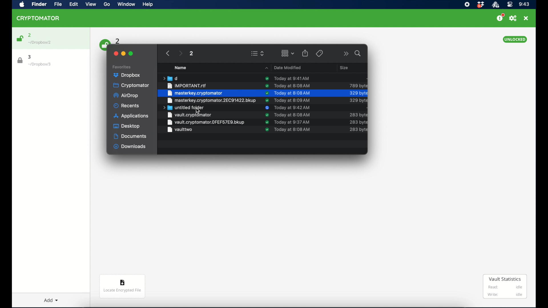  Describe the element at coordinates (513, 18) in the screenshot. I see `preferences` at that location.